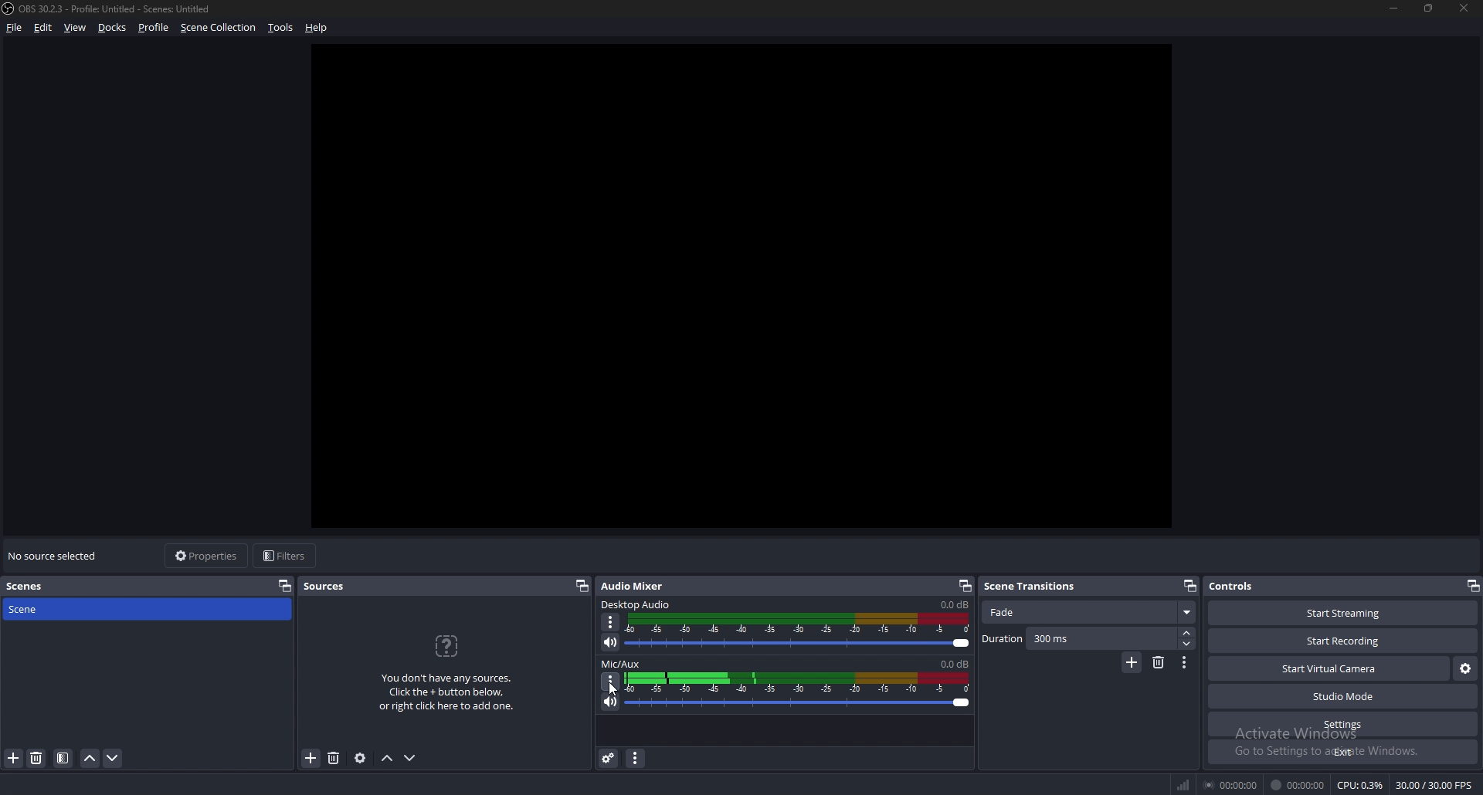 This screenshot has height=795, width=1483. Describe the element at coordinates (1467, 8) in the screenshot. I see `close` at that location.